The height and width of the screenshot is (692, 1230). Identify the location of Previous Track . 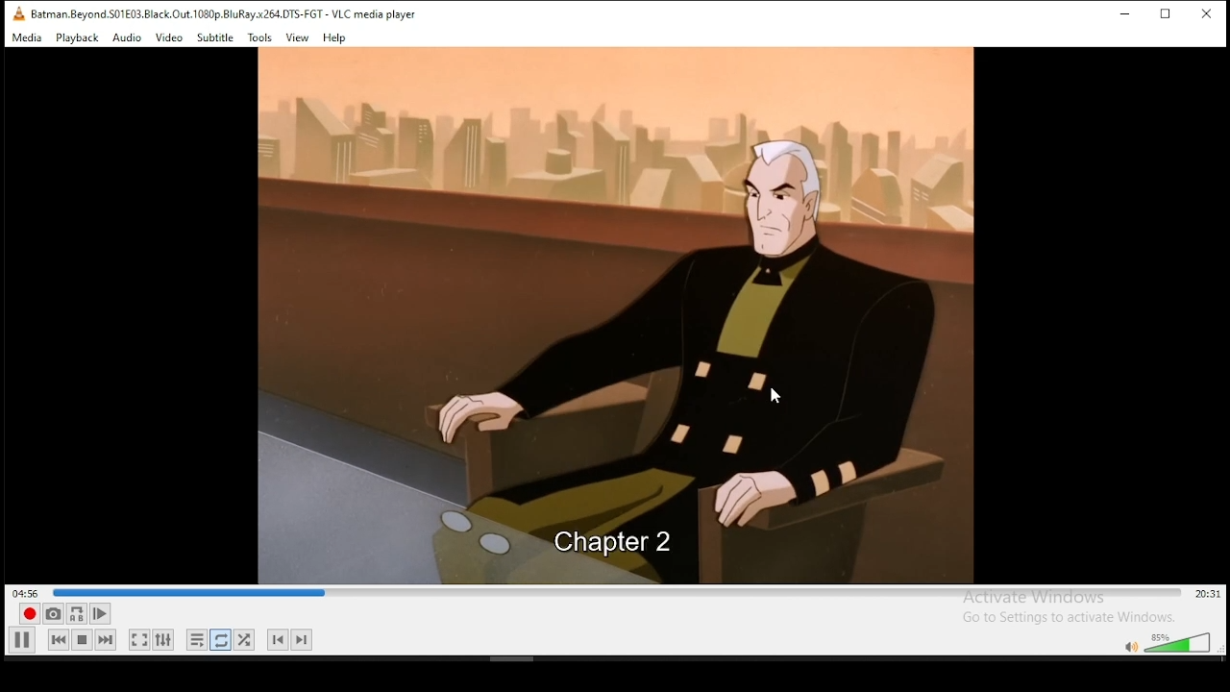
(277, 639).